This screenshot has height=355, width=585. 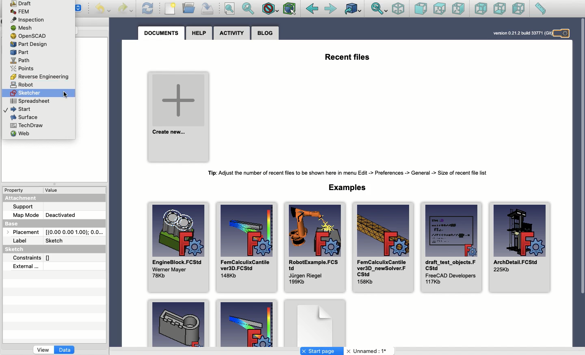 What do you see at coordinates (315, 321) in the screenshot?
I see `Document` at bounding box center [315, 321].